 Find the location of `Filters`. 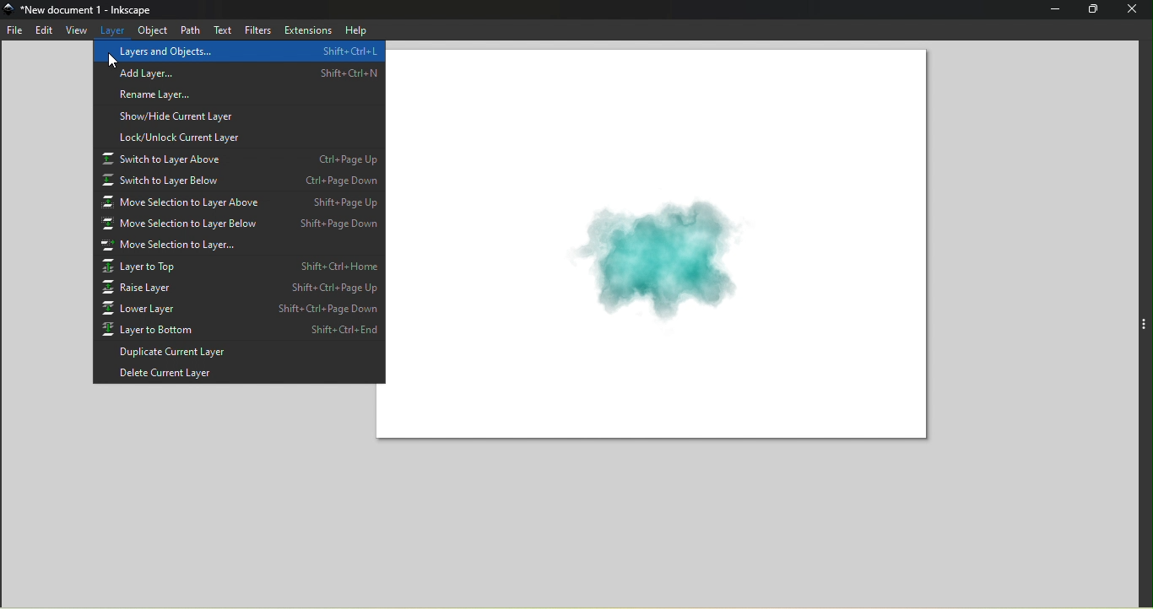

Filters is located at coordinates (257, 30).